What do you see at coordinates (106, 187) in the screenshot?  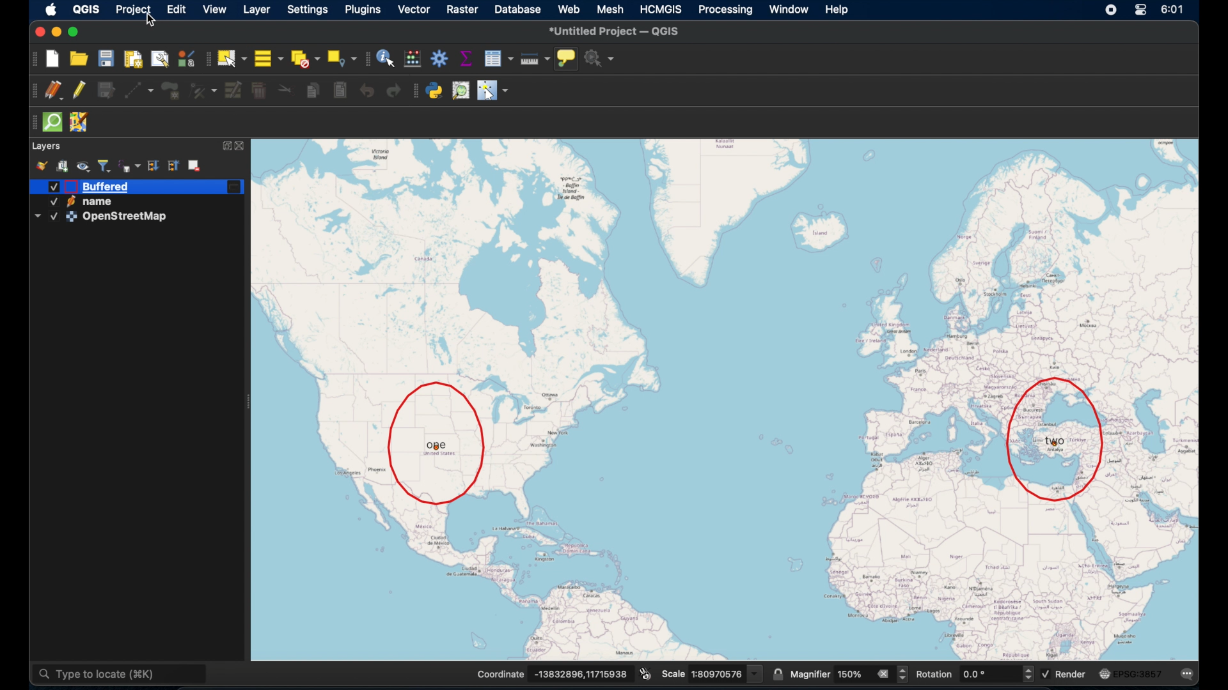 I see `buffered` at bounding box center [106, 187].